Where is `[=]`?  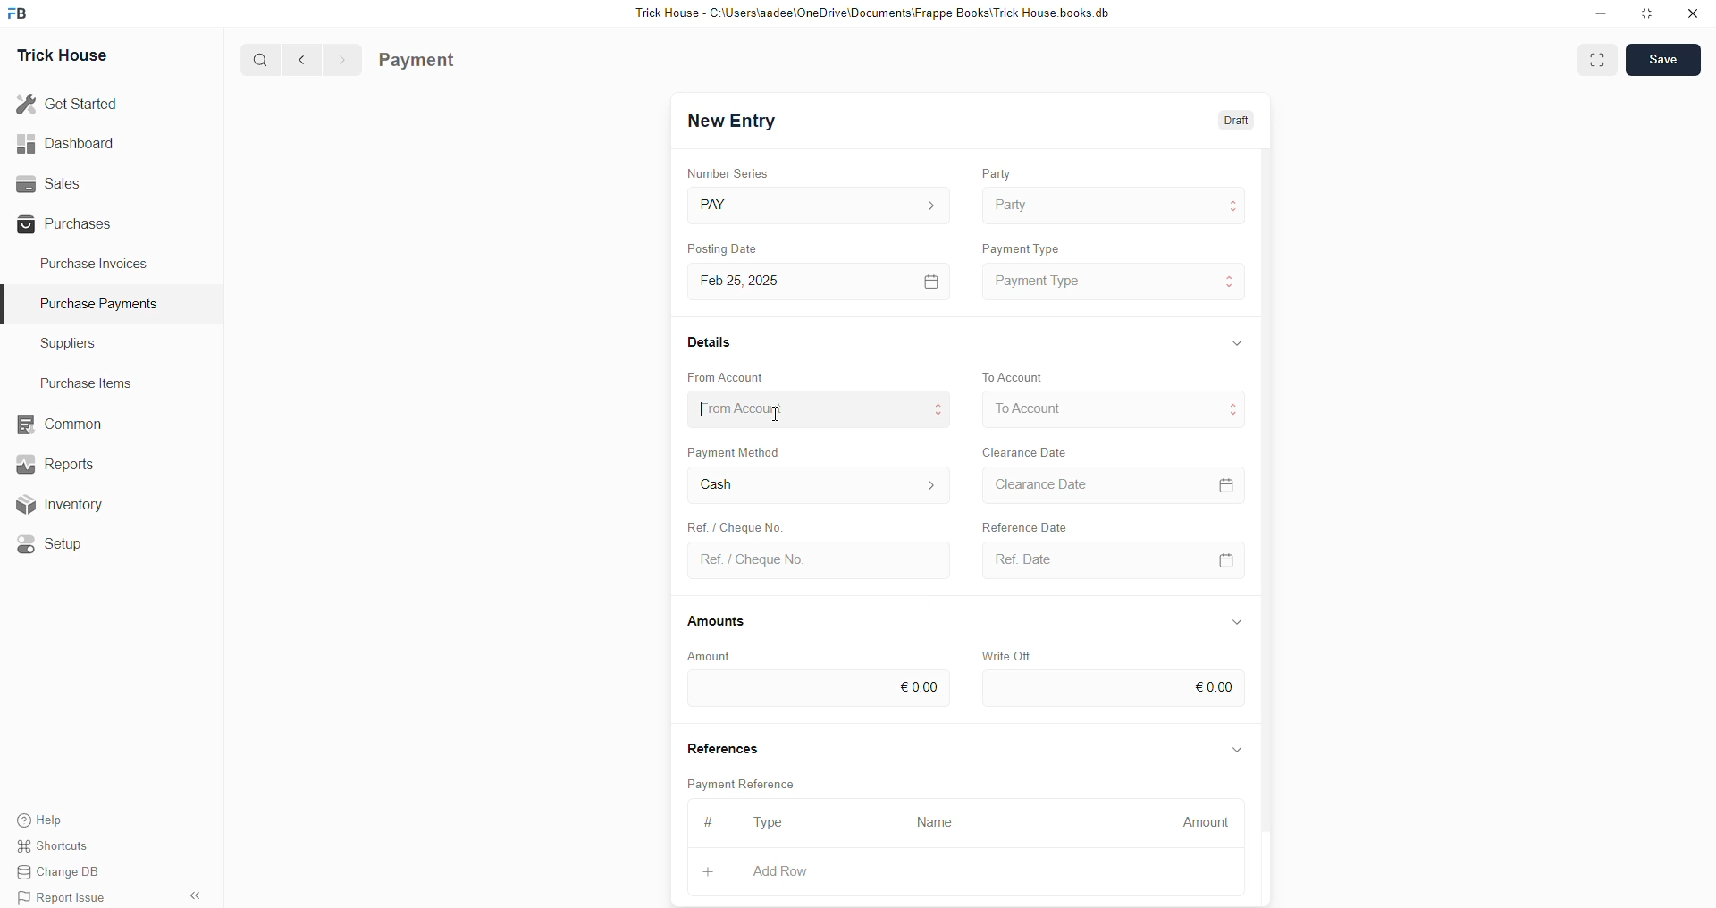
[=] is located at coordinates (932, 281).